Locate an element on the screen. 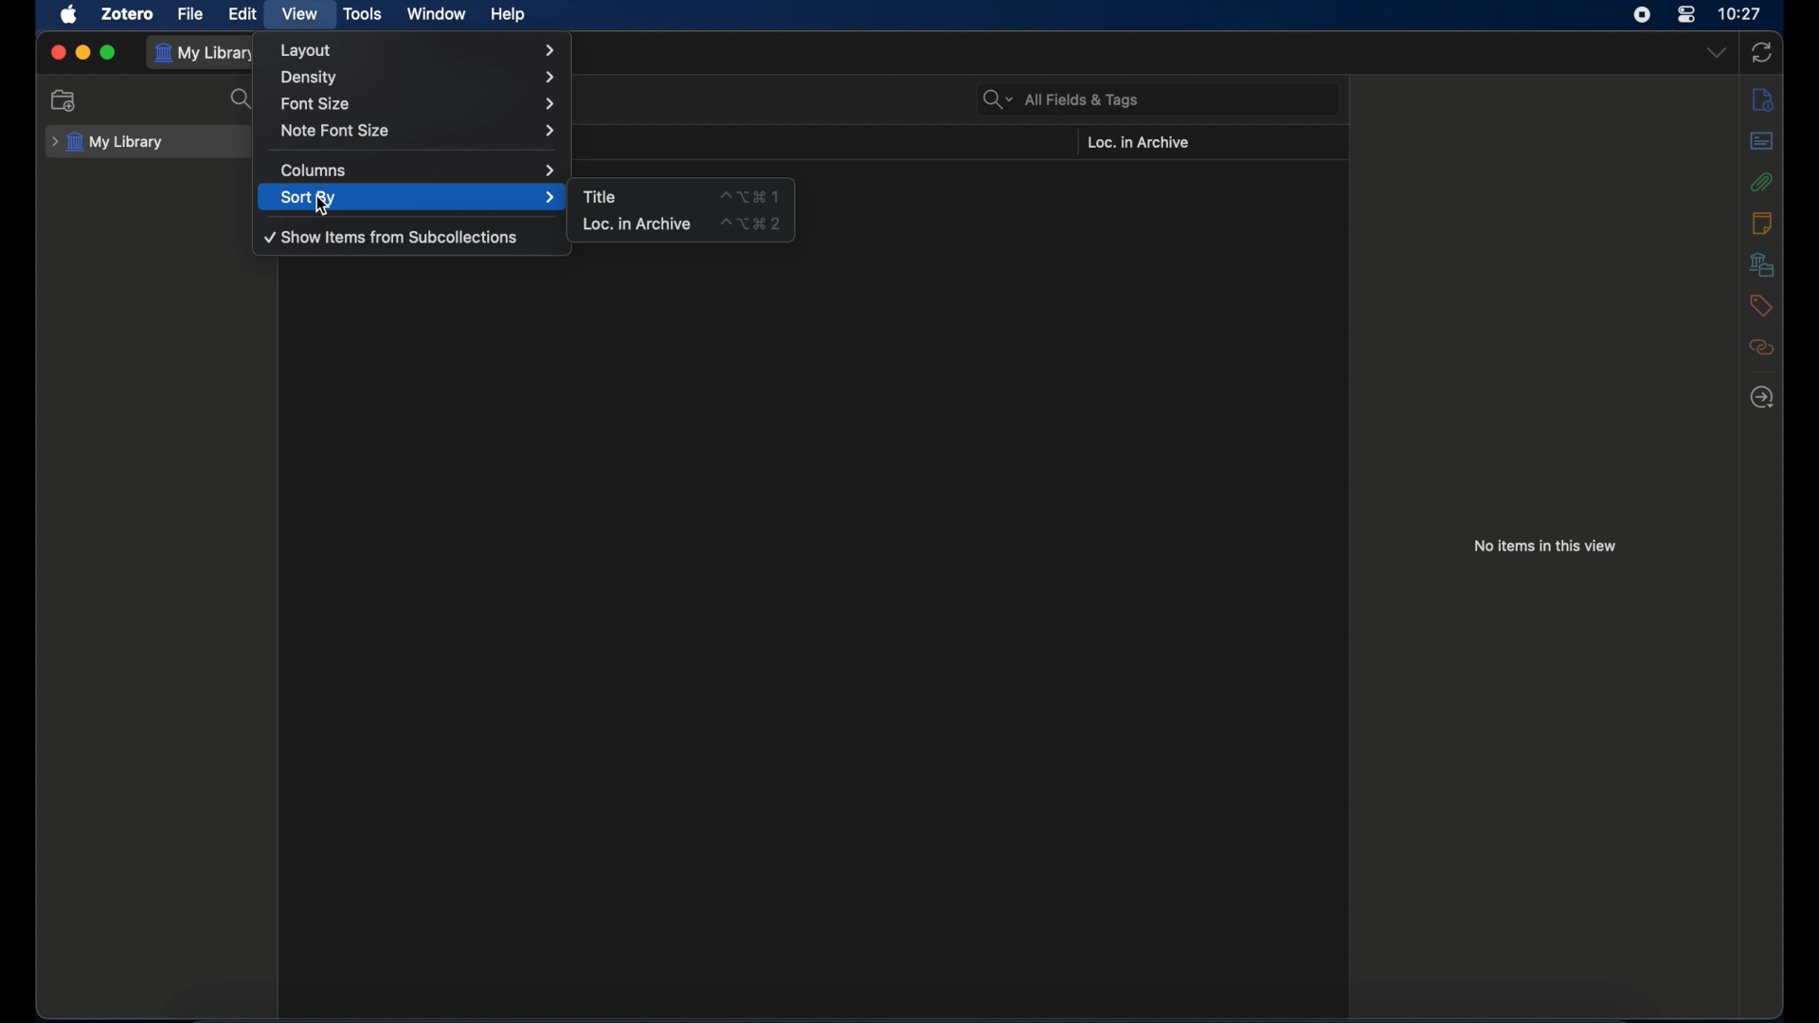 The height and width of the screenshot is (1023, 1819). edit is located at coordinates (244, 14).